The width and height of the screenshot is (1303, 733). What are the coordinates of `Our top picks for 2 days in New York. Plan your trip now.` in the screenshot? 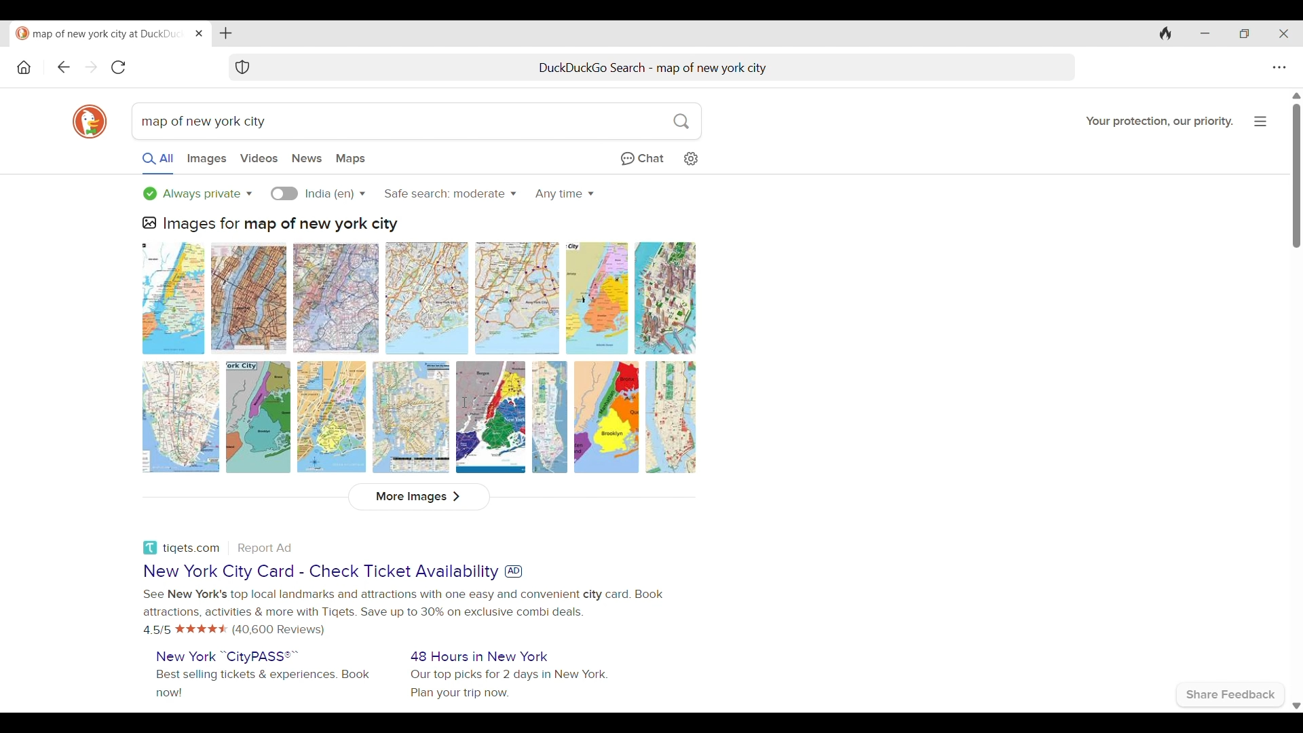 It's located at (508, 685).